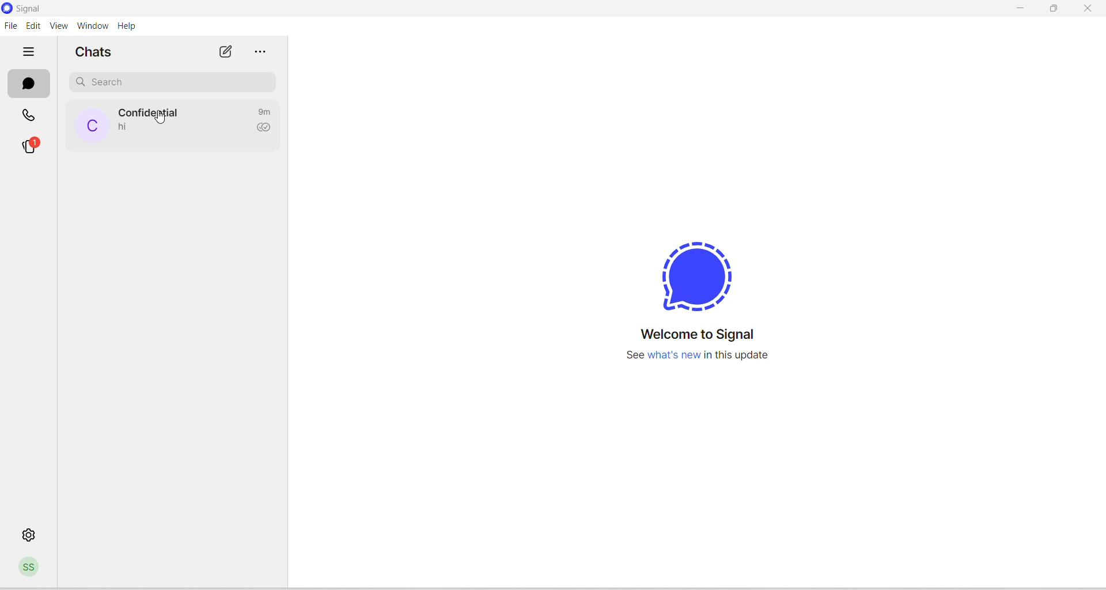 The image size is (1106, 590). I want to click on chats heading, so click(93, 54).